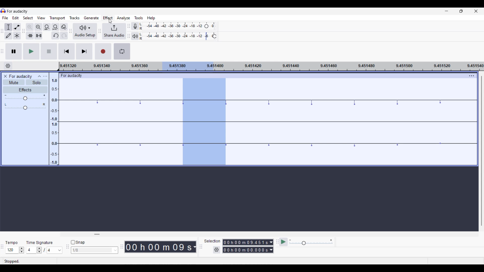 The height and width of the screenshot is (272, 484). I want to click on Collapse, so click(40, 76).